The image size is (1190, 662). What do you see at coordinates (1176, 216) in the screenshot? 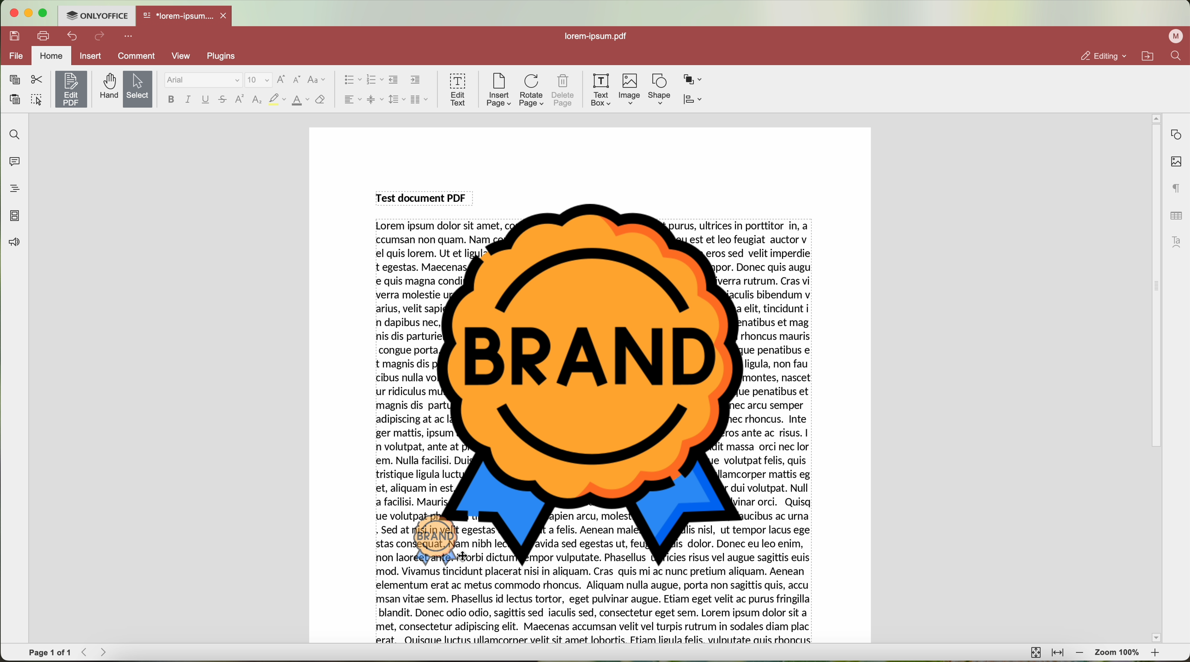
I see `table settings` at bounding box center [1176, 216].